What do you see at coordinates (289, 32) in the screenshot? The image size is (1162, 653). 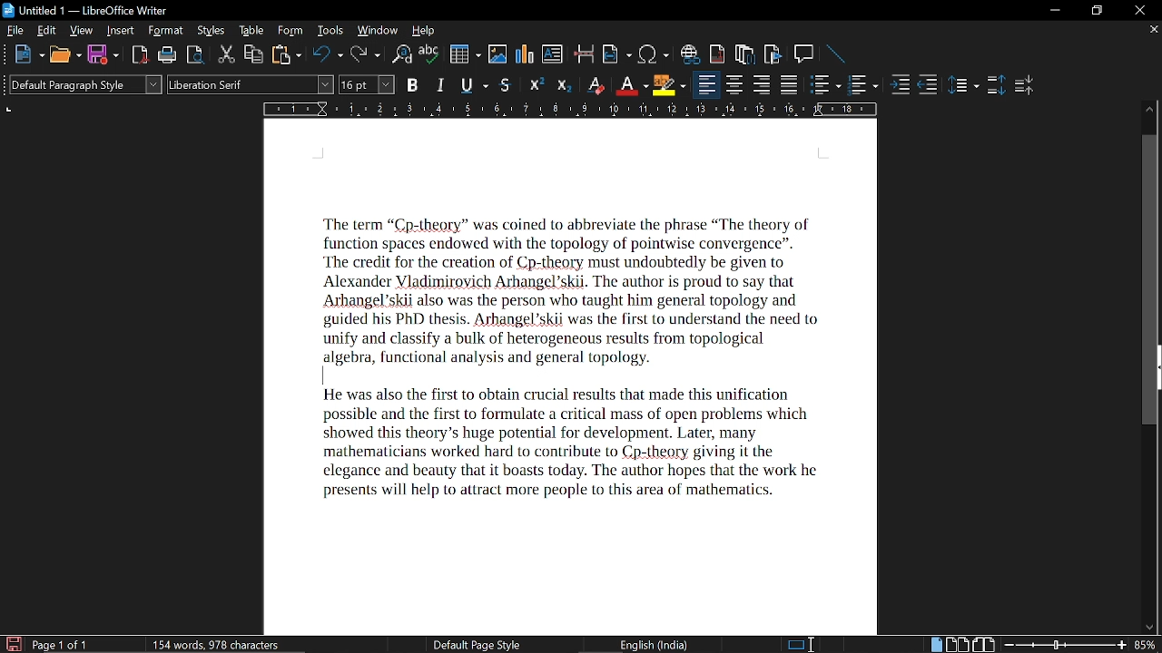 I see `Form` at bounding box center [289, 32].